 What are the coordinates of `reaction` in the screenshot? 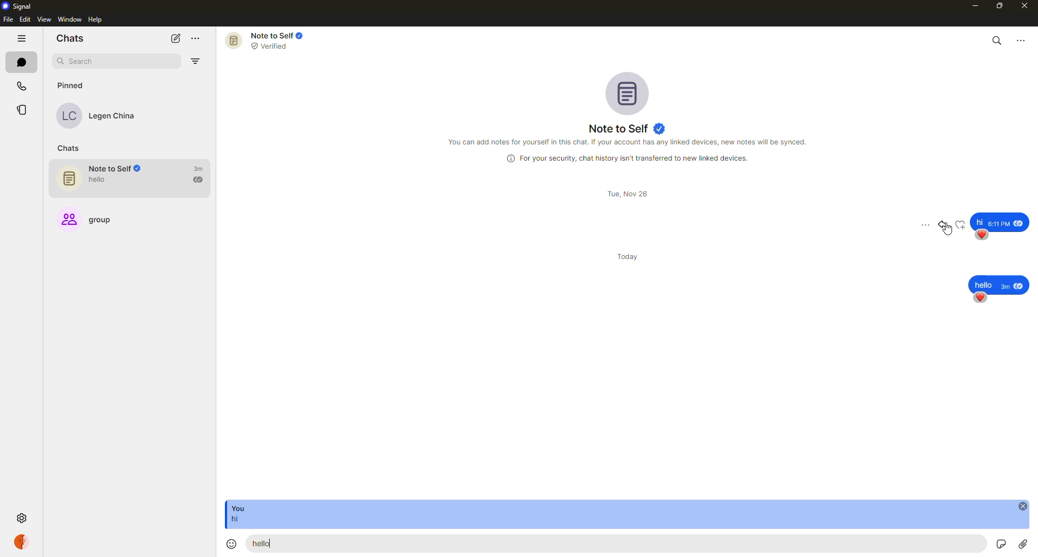 It's located at (960, 224).